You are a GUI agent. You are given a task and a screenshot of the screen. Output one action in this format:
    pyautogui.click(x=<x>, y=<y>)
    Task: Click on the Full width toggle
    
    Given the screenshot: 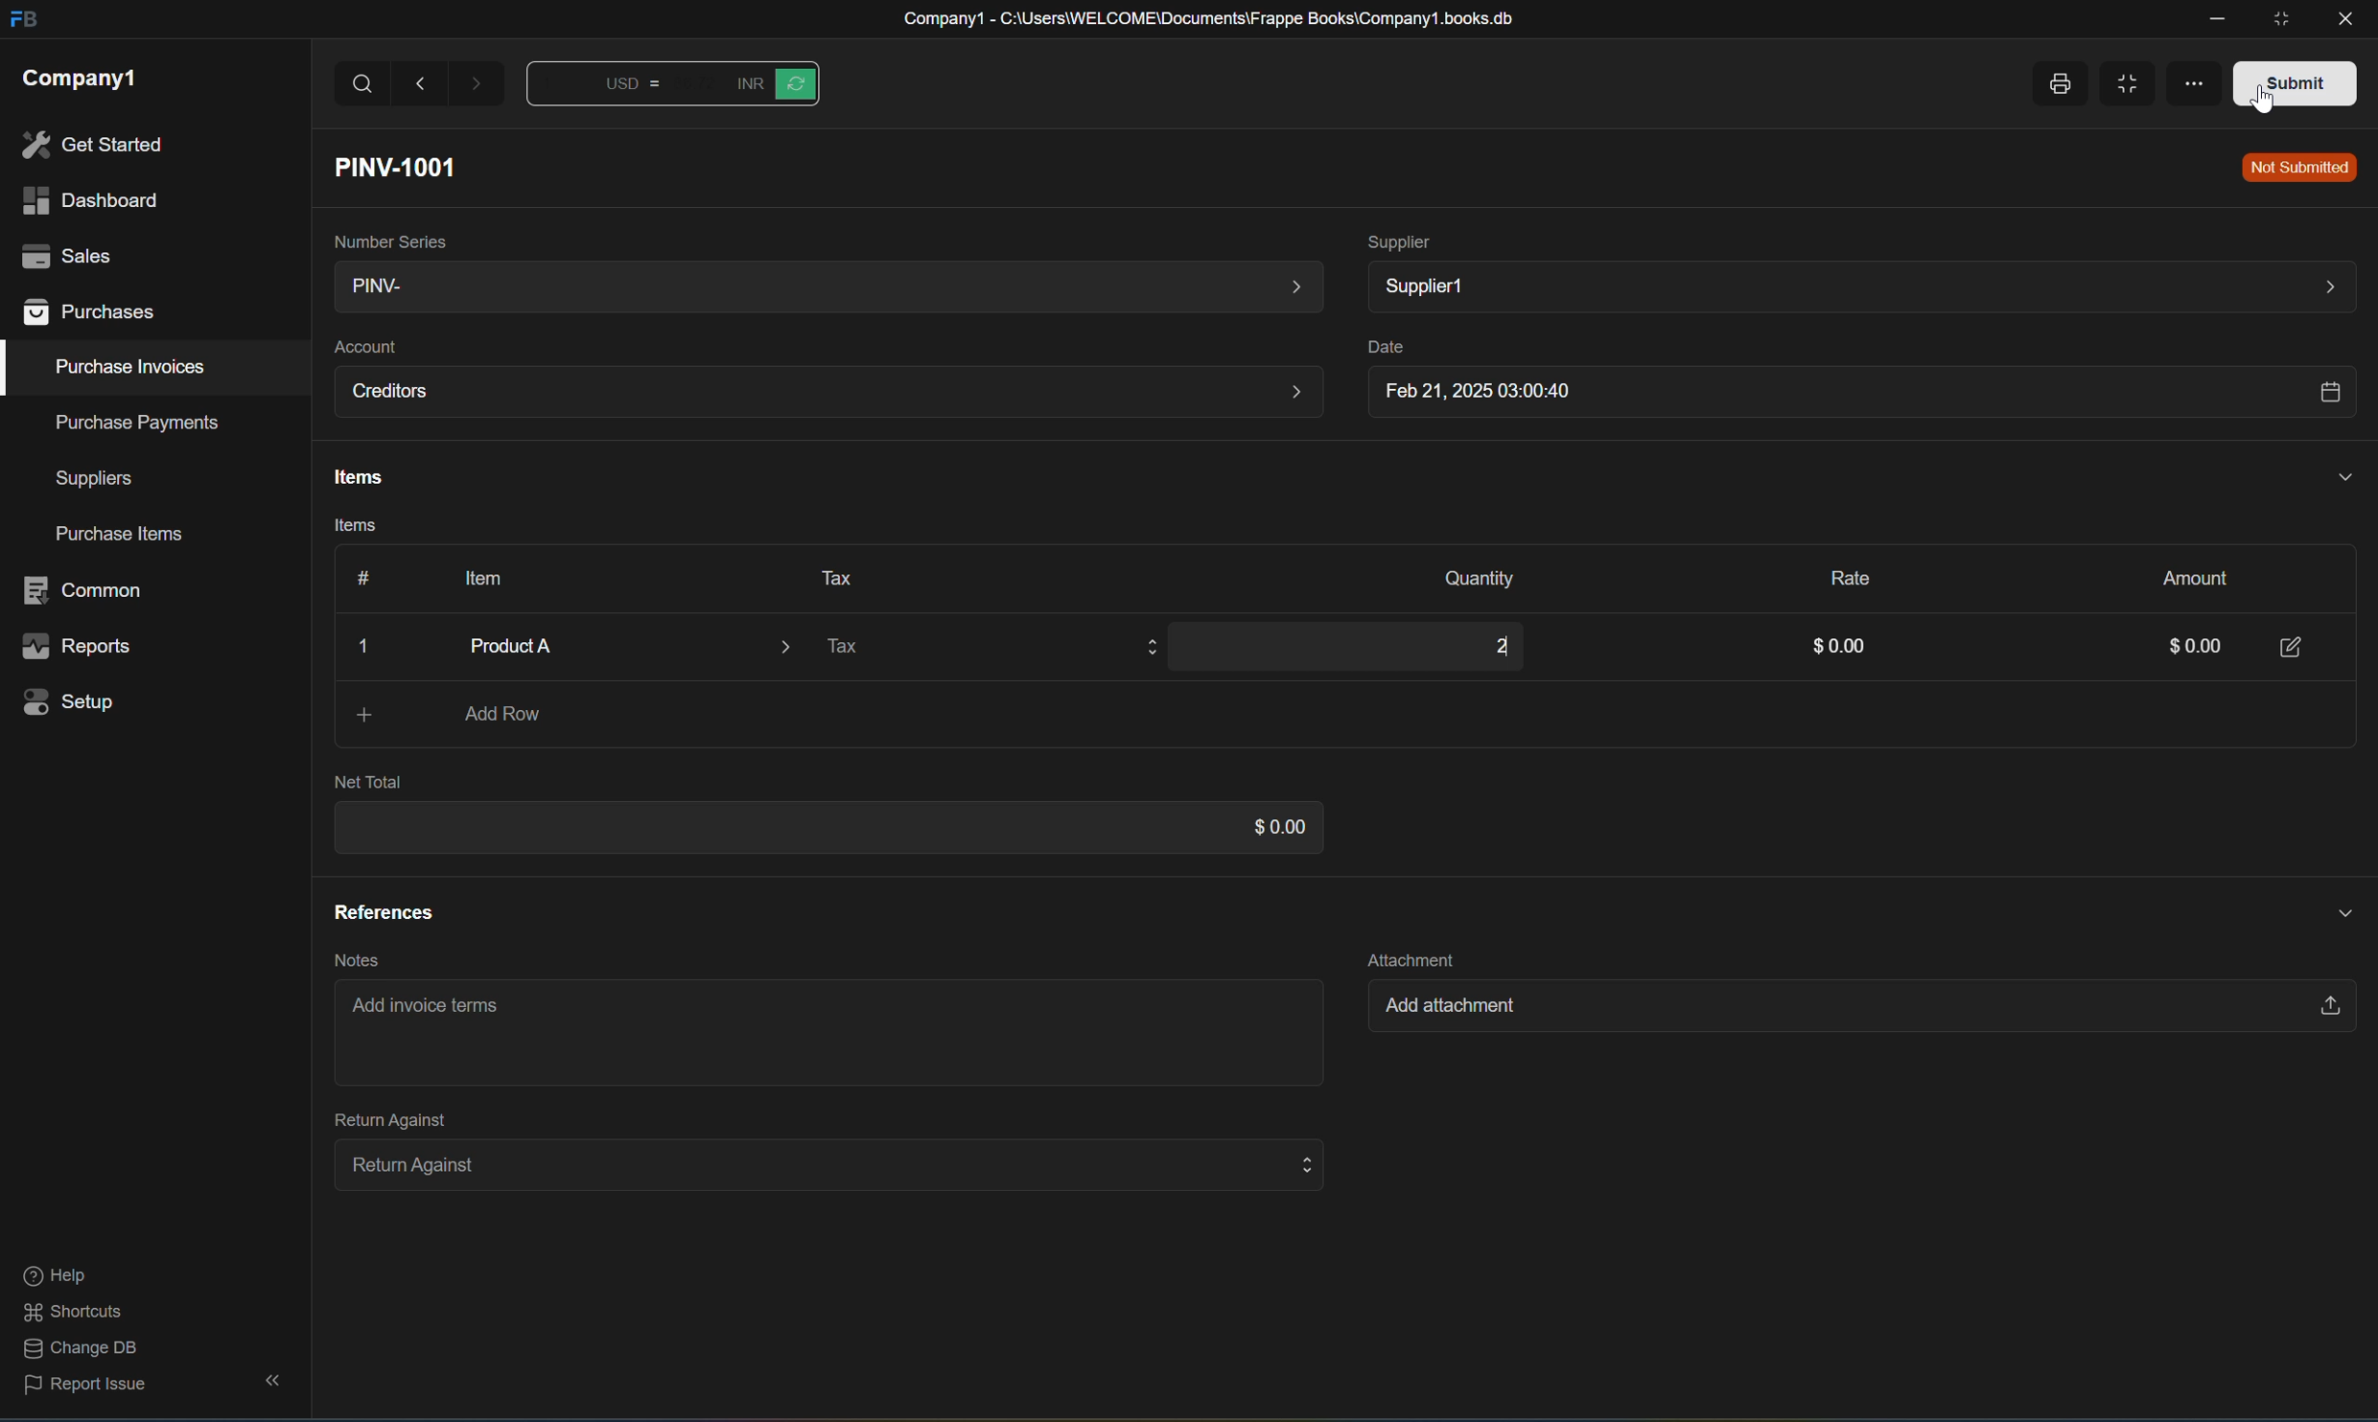 What is the action you would take?
    pyautogui.click(x=2121, y=86)
    